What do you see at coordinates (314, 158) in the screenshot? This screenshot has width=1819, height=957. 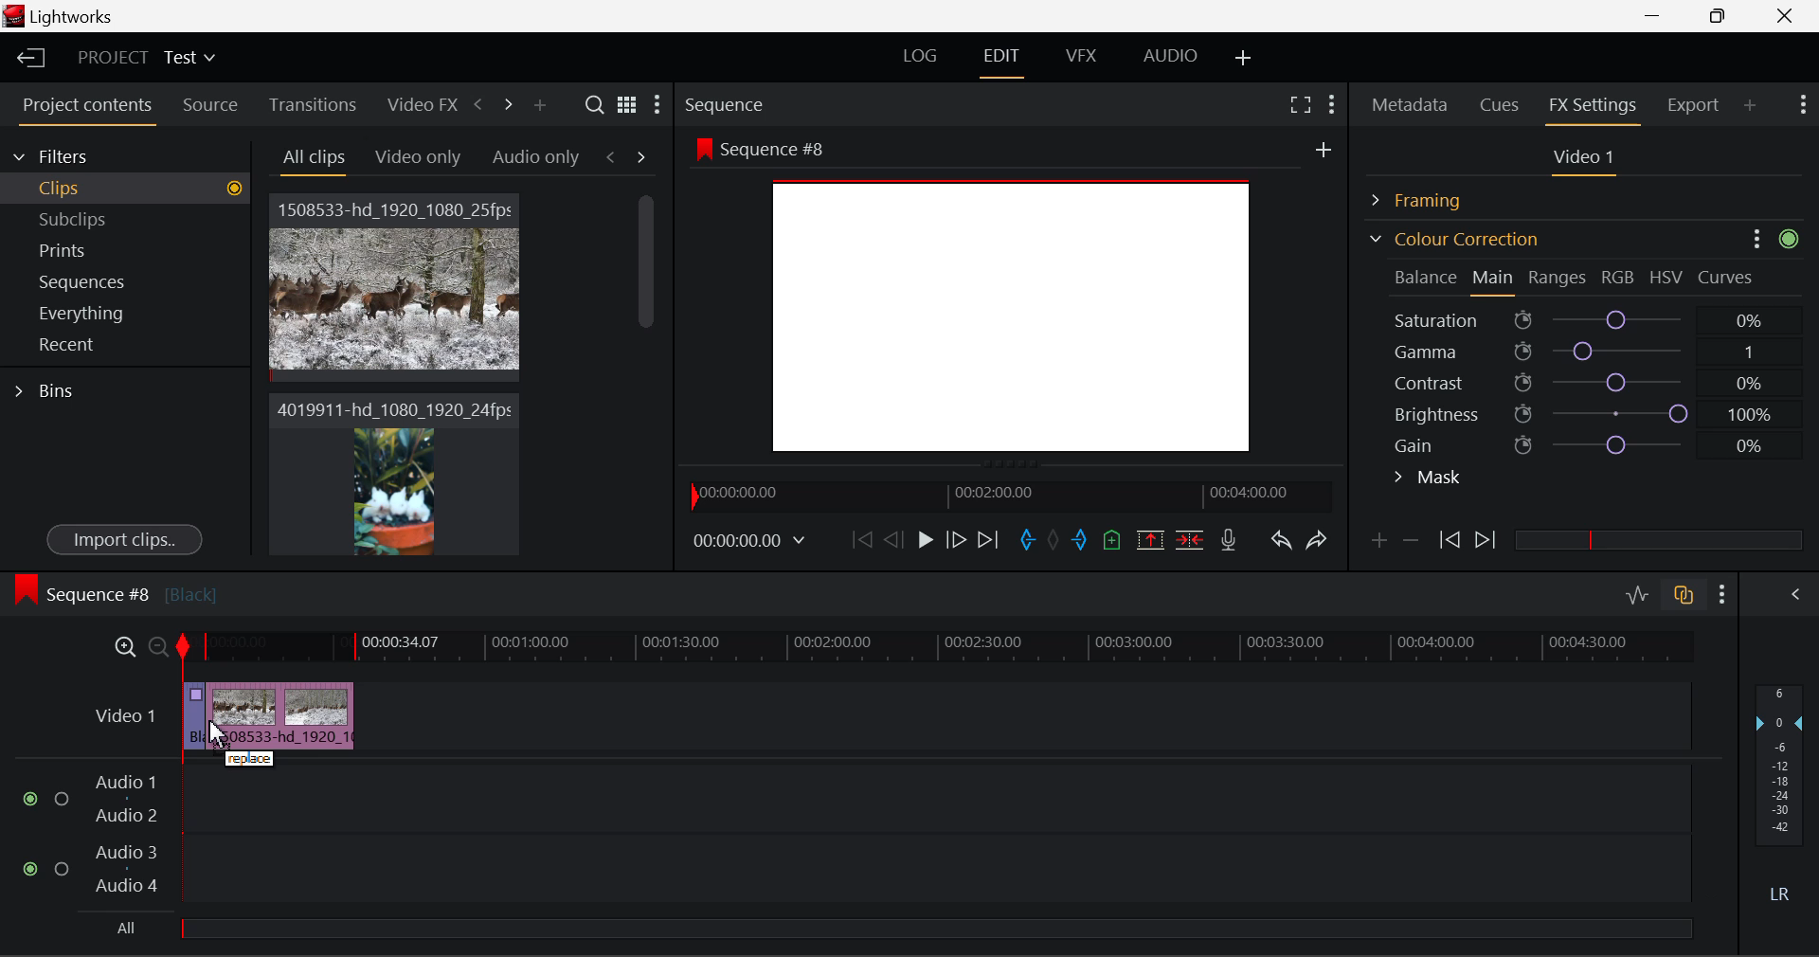 I see `Today Tab Open` at bounding box center [314, 158].